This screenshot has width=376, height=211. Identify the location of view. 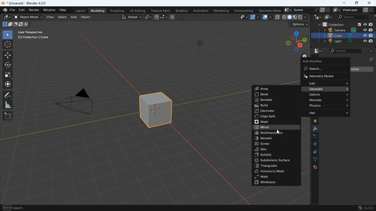
(242, 17).